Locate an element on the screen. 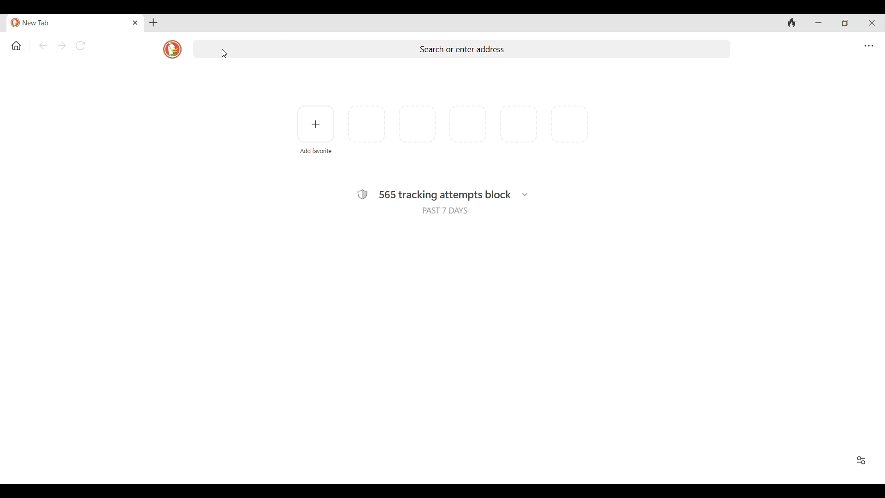 The width and height of the screenshot is (885, 498). Go forward is located at coordinates (62, 46).